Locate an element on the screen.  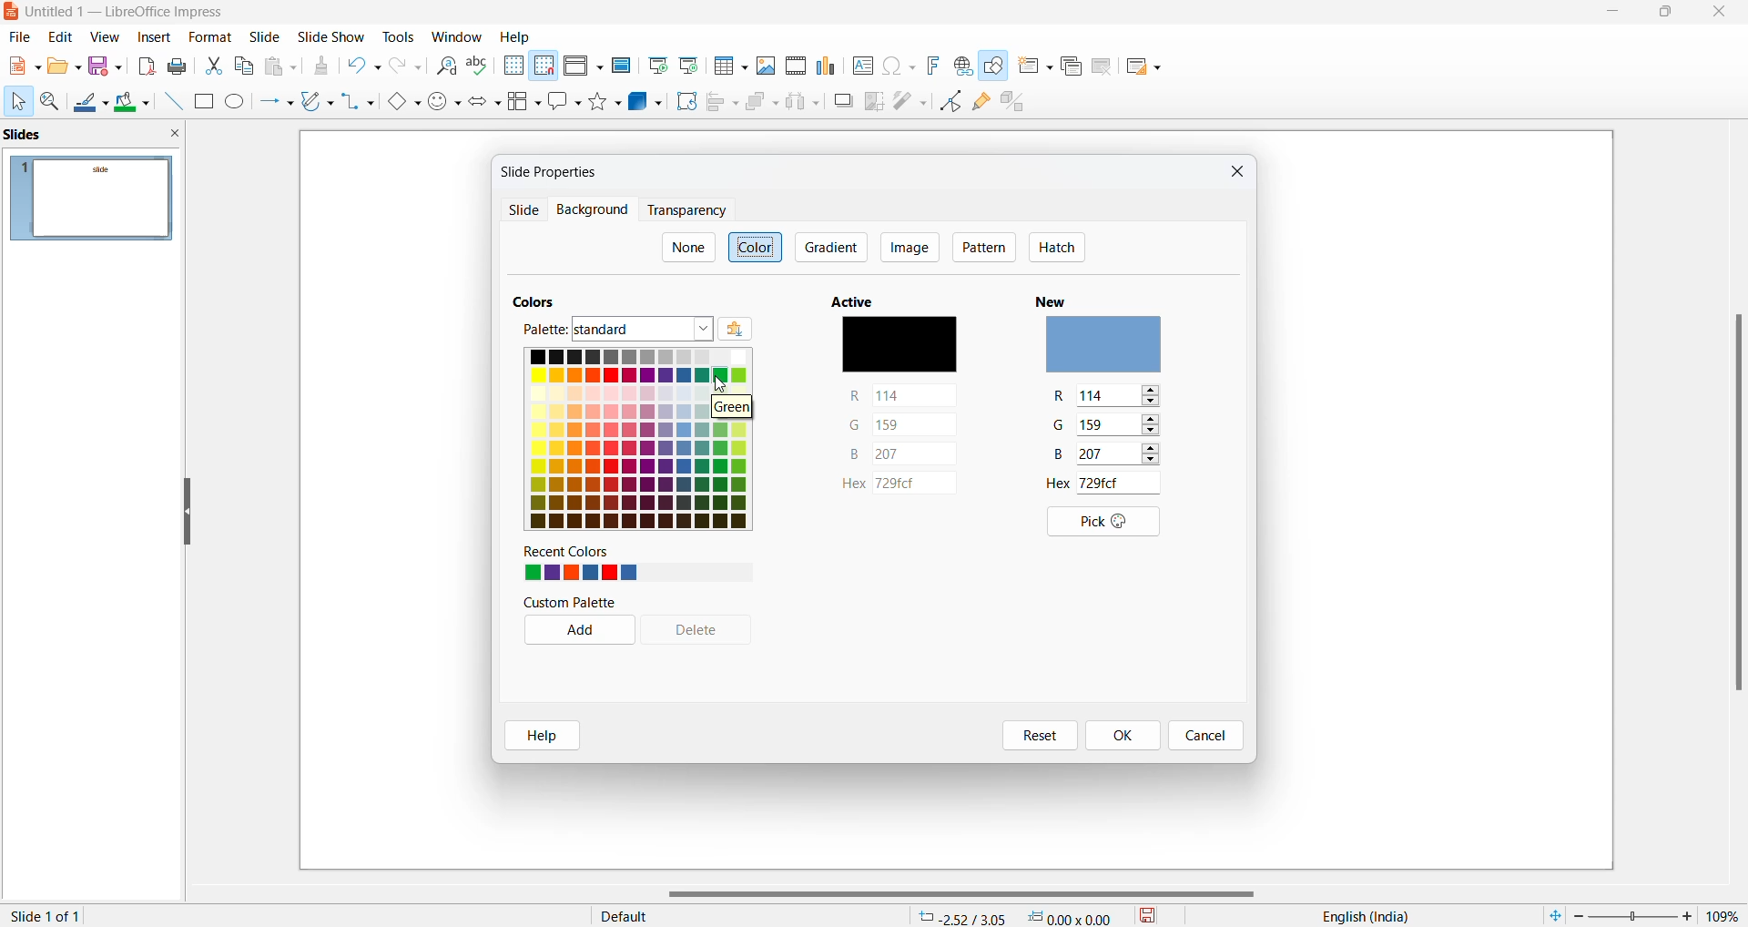
increment and decrement is located at coordinates (1156, 455).